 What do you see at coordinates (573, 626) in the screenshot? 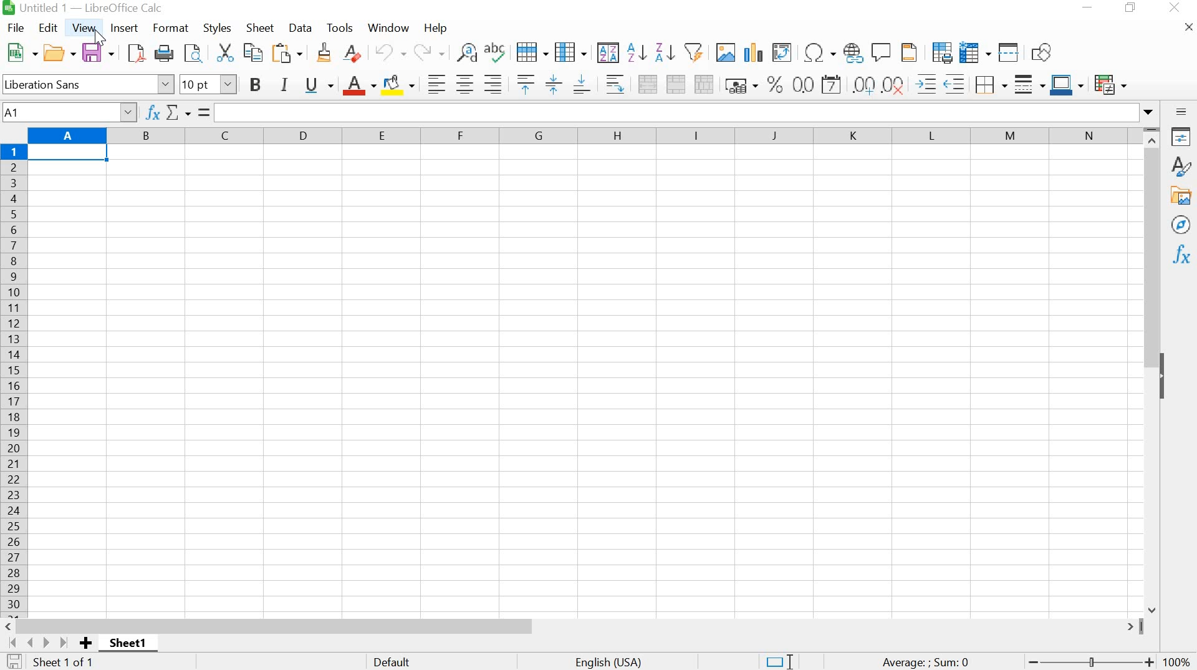
I see `SCROLLBAR` at bounding box center [573, 626].